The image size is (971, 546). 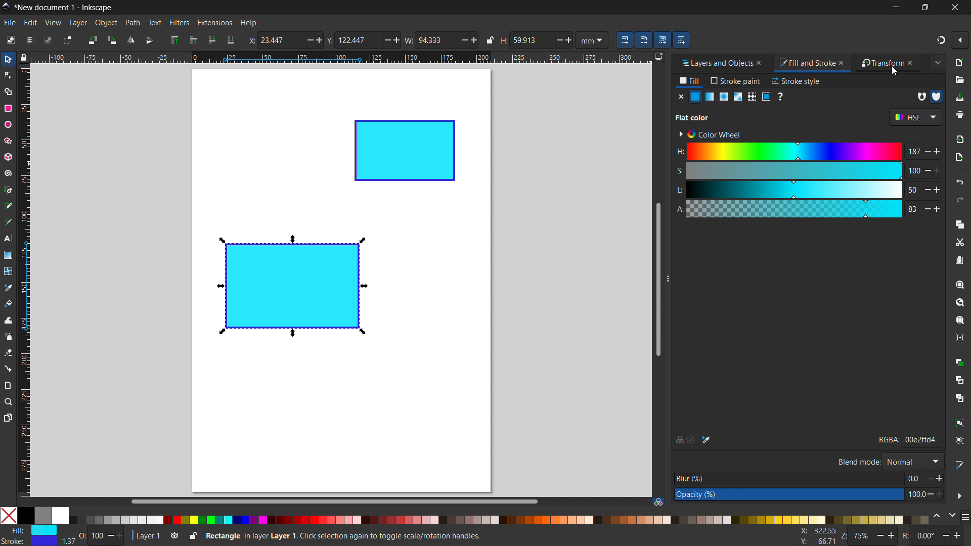 I want to click on maximize, so click(x=923, y=7).